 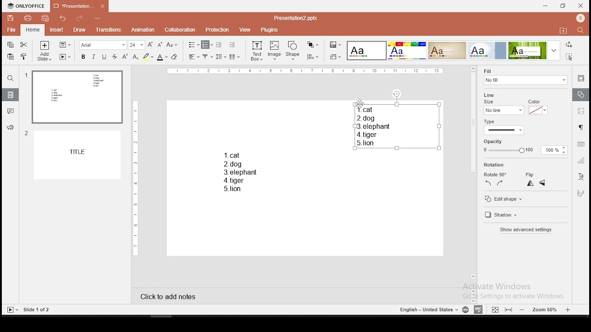 What do you see at coordinates (79, 155) in the screenshot?
I see `slide ` at bounding box center [79, 155].